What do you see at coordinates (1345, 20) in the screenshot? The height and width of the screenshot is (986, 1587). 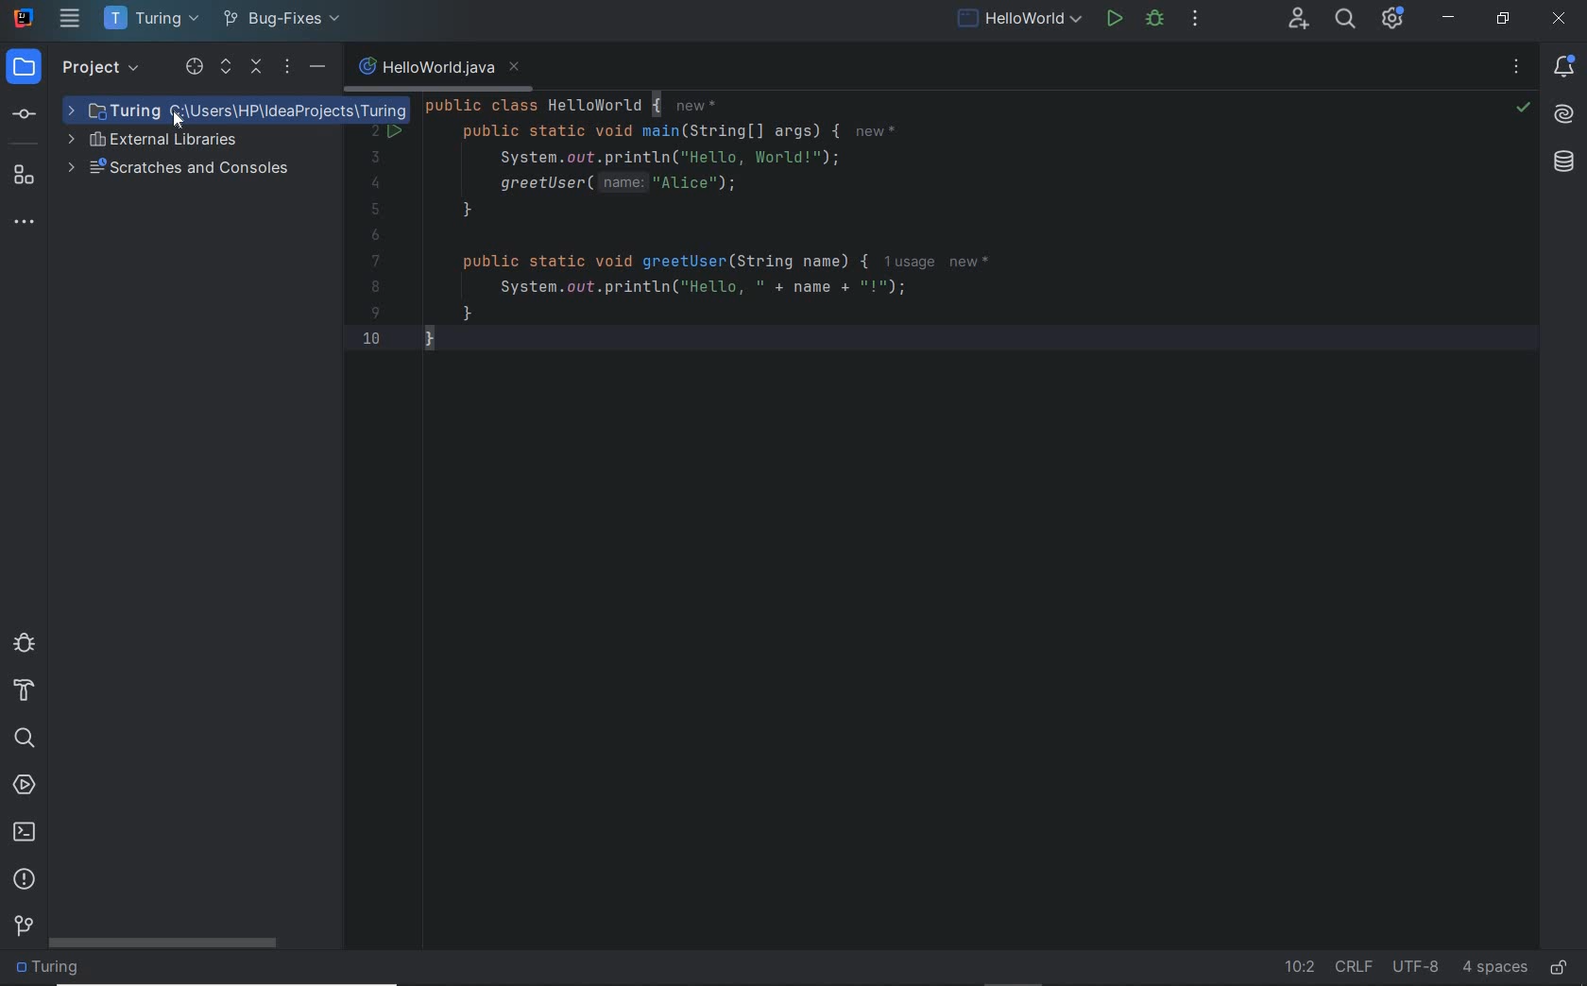 I see `search everywhere` at bounding box center [1345, 20].